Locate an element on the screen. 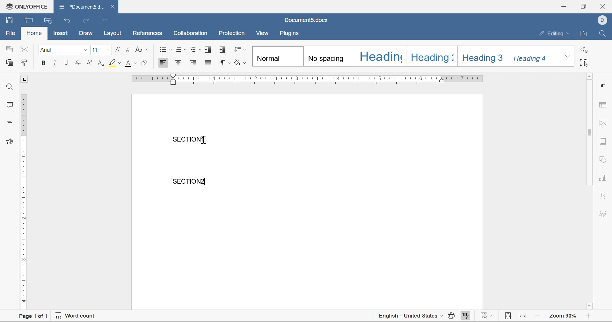 The width and height of the screenshot is (612, 322). copy is located at coordinates (9, 48).